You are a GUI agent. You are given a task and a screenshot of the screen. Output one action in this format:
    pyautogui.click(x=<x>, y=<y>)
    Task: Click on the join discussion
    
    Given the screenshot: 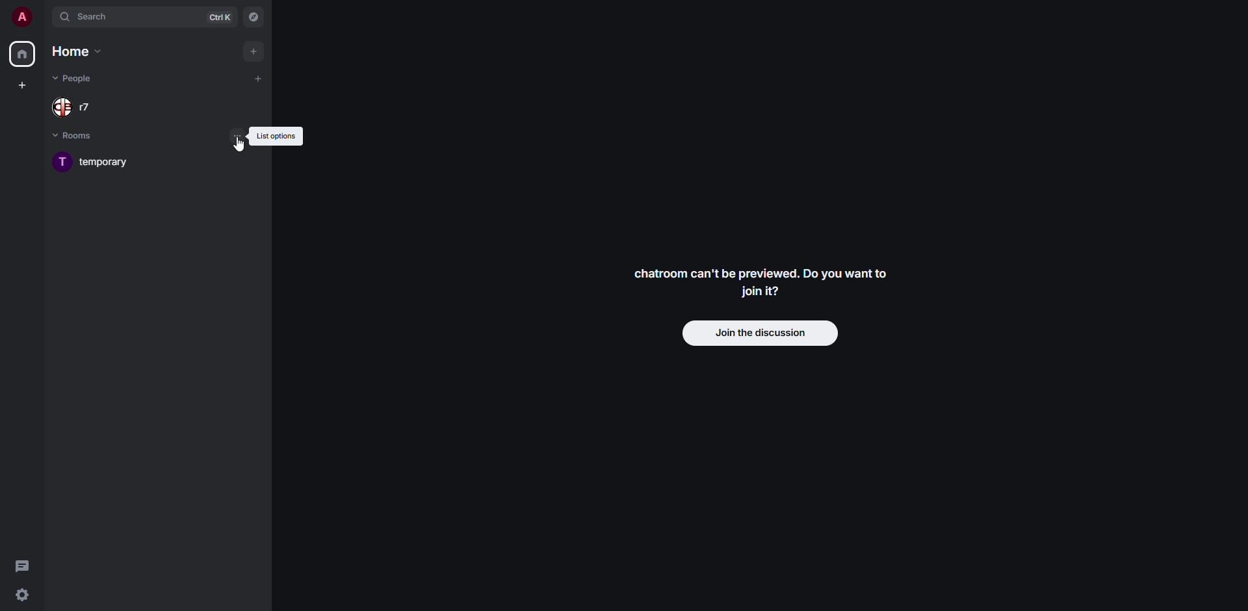 What is the action you would take?
    pyautogui.click(x=762, y=334)
    